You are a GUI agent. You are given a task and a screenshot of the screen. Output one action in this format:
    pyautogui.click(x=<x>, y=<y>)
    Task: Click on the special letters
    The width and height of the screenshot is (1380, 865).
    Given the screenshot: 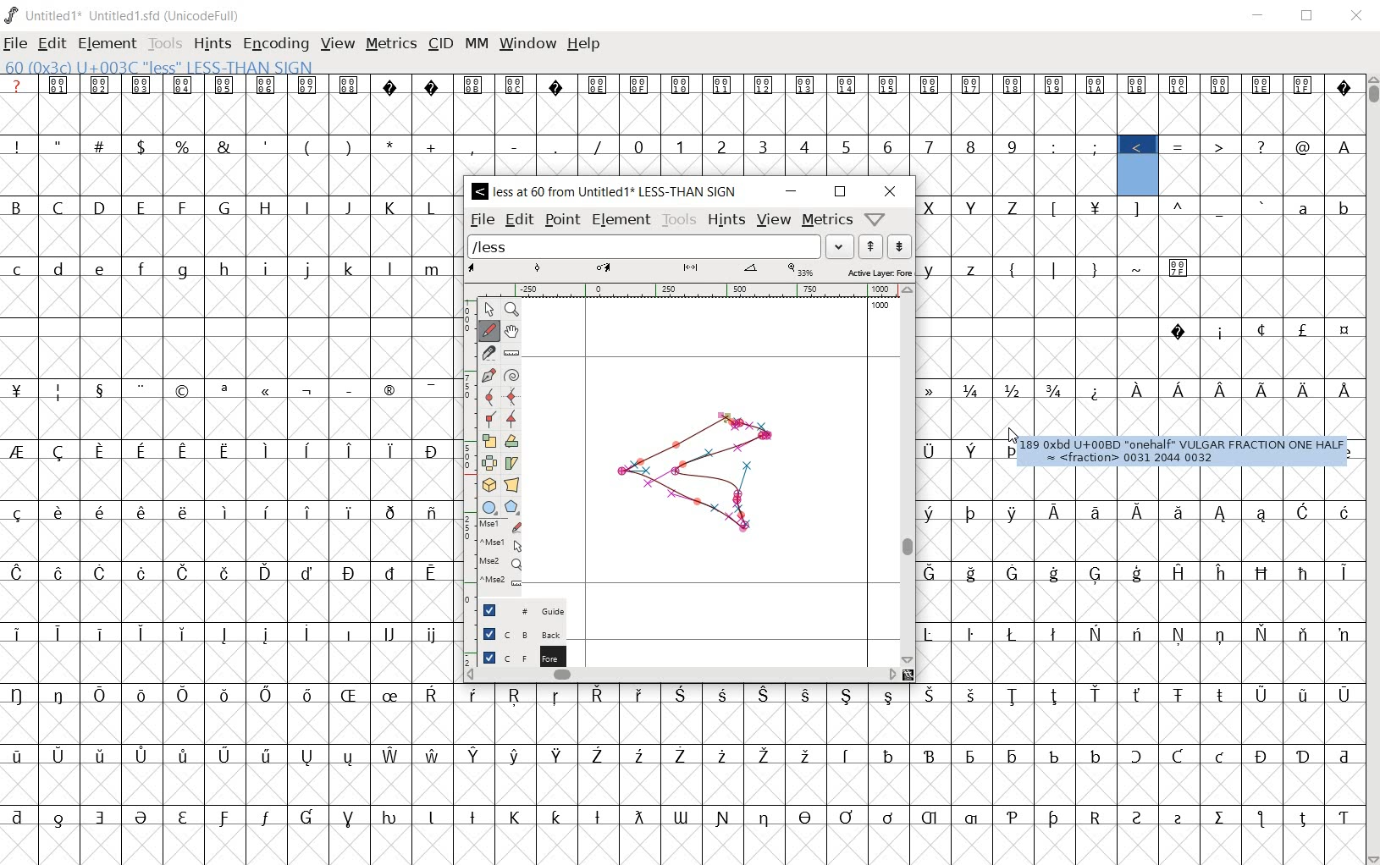 What is the action you would take?
    pyautogui.click(x=687, y=754)
    